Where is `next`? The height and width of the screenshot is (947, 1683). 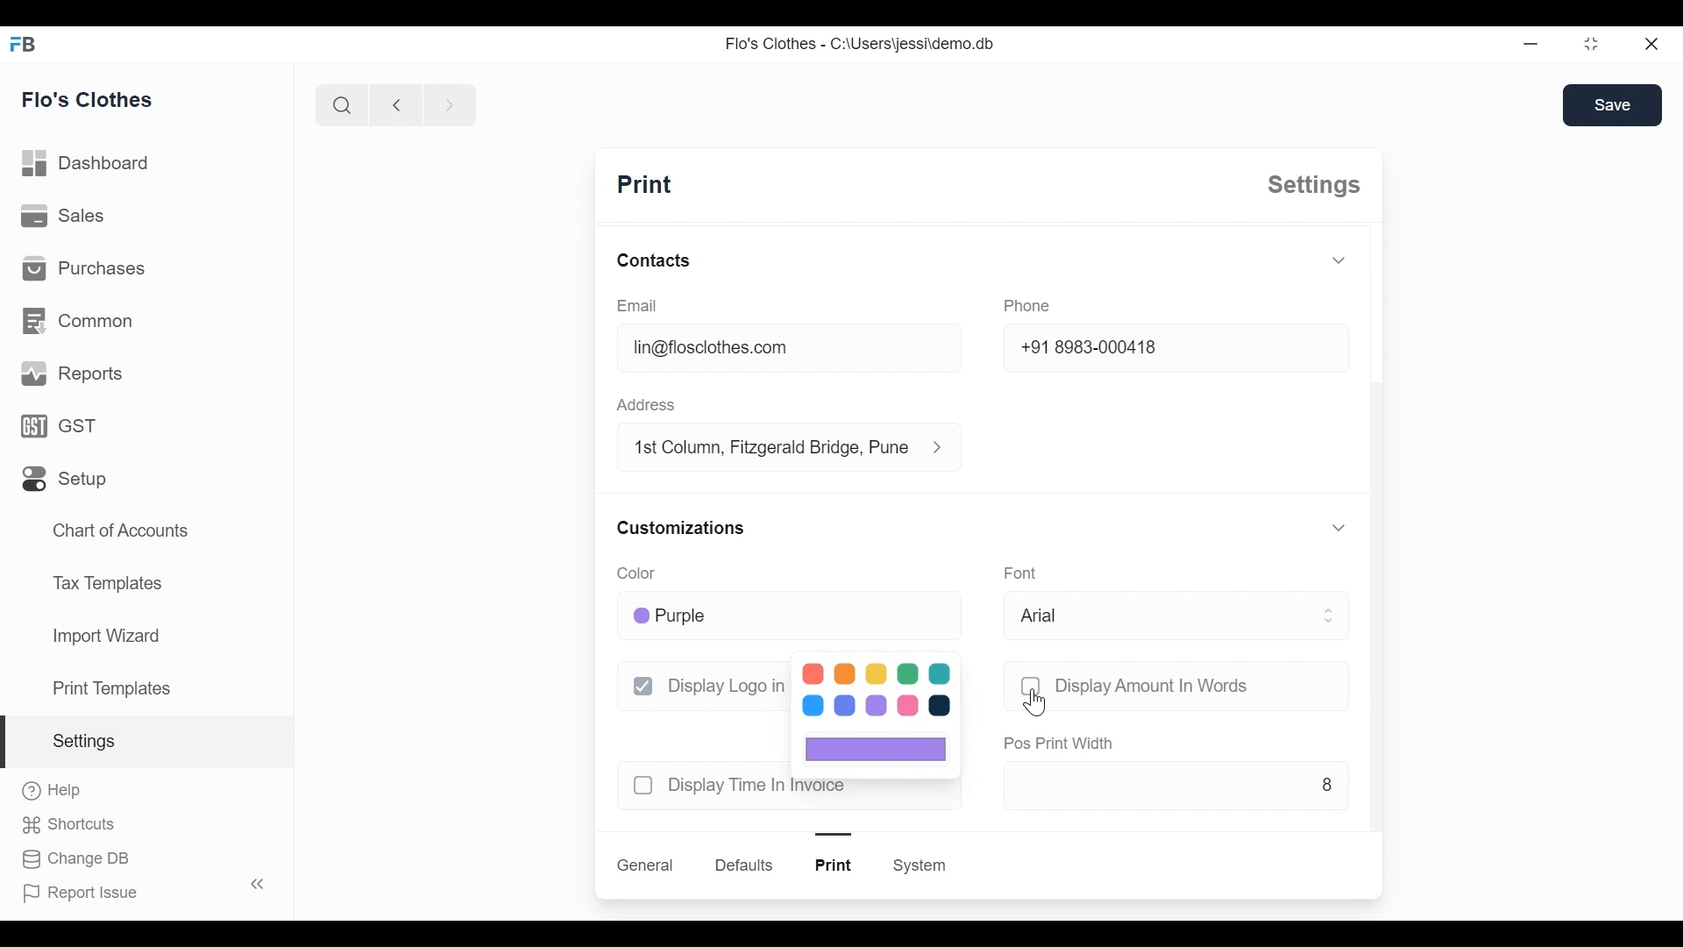
next is located at coordinates (451, 104).